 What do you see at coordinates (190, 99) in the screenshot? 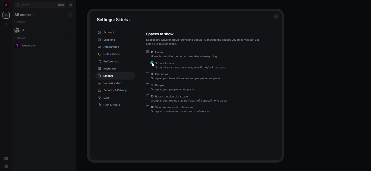
I see `rooms outside of a space` at bounding box center [190, 99].